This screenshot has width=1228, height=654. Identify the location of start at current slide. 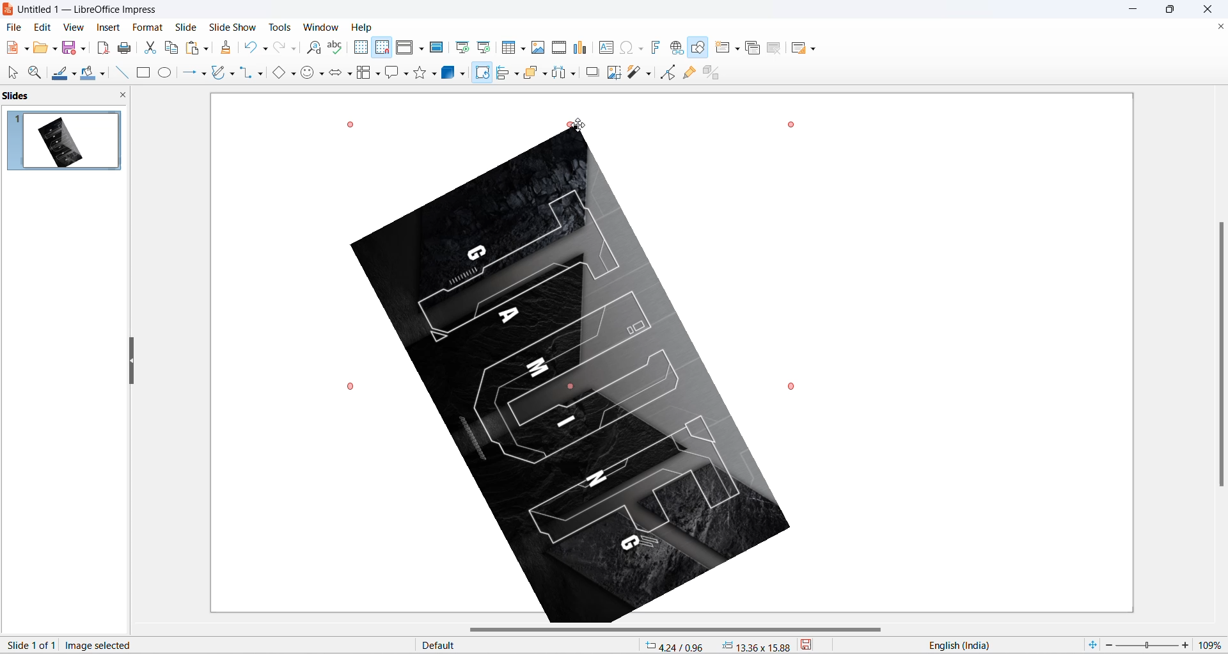
(485, 47).